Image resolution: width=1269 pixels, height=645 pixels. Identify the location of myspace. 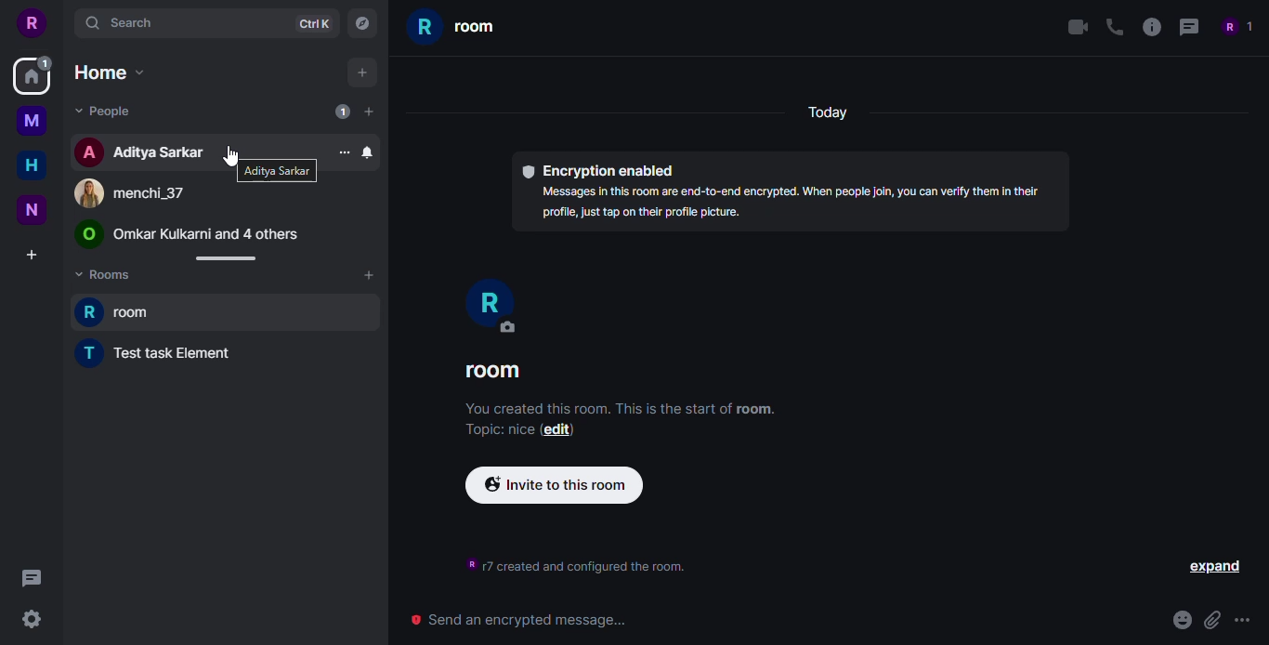
(32, 120).